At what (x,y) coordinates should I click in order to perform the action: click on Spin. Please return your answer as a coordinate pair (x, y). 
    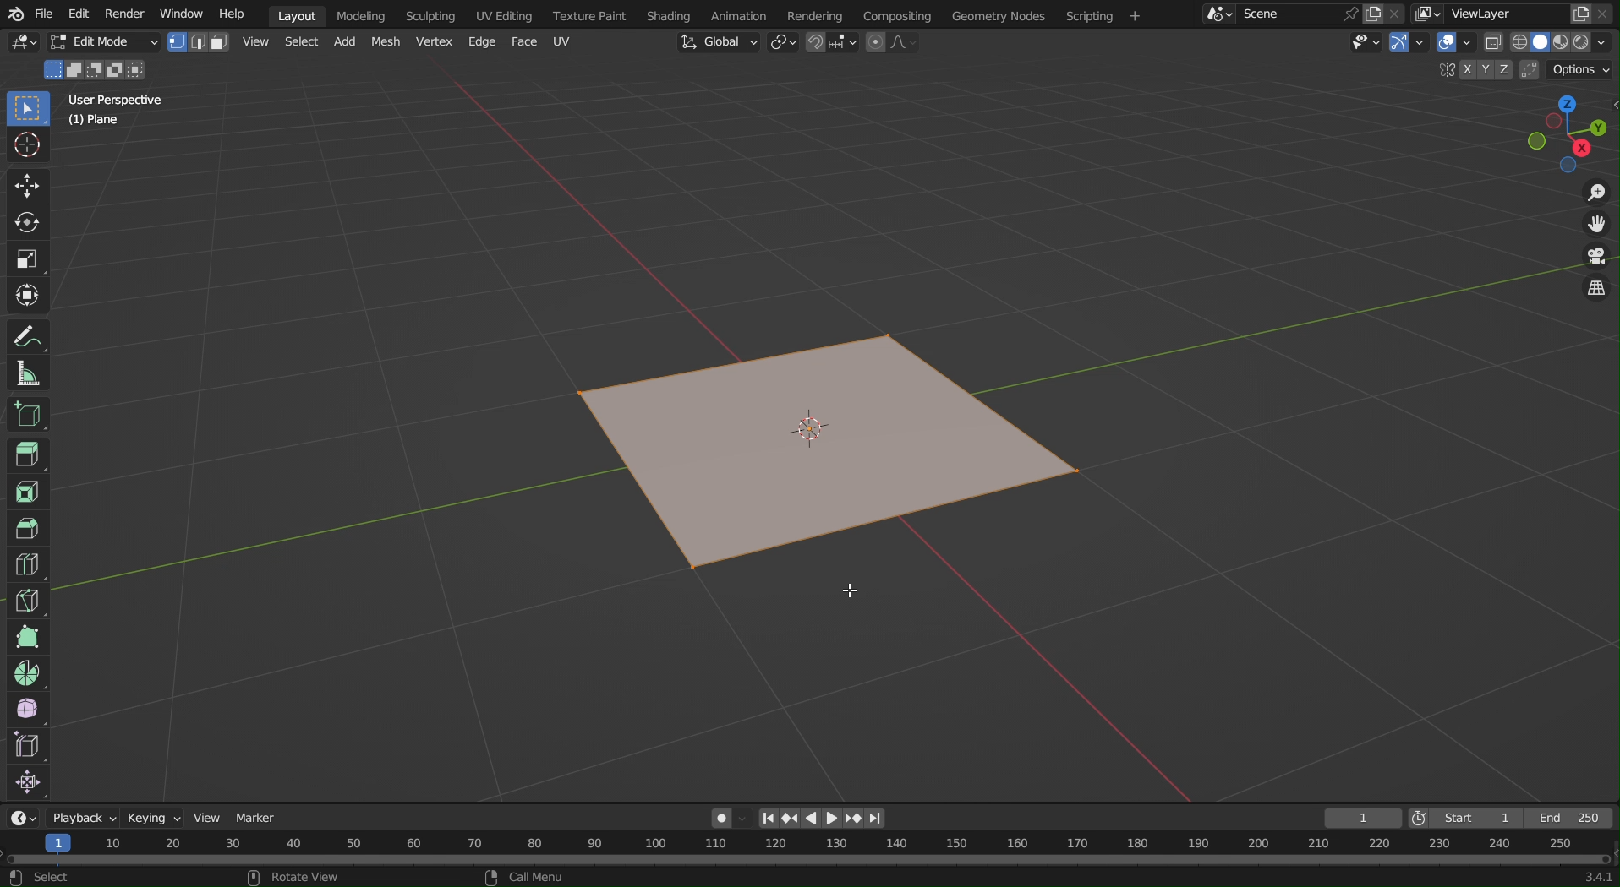
    Looking at the image, I should click on (26, 672).